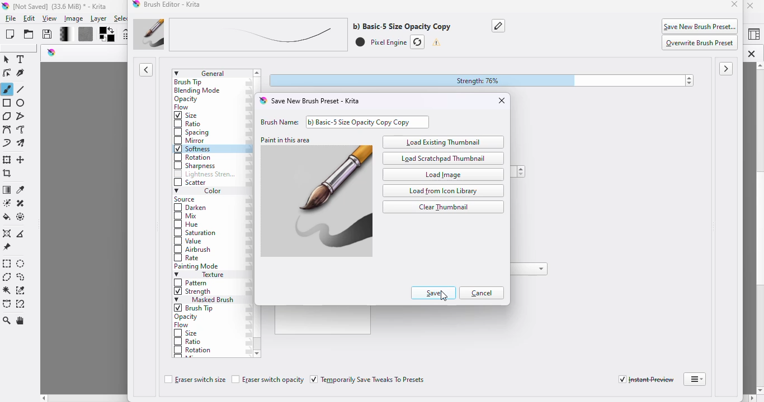 The height and width of the screenshot is (402, 764). Describe the element at coordinates (6, 203) in the screenshot. I see `colorize mask tool` at that location.